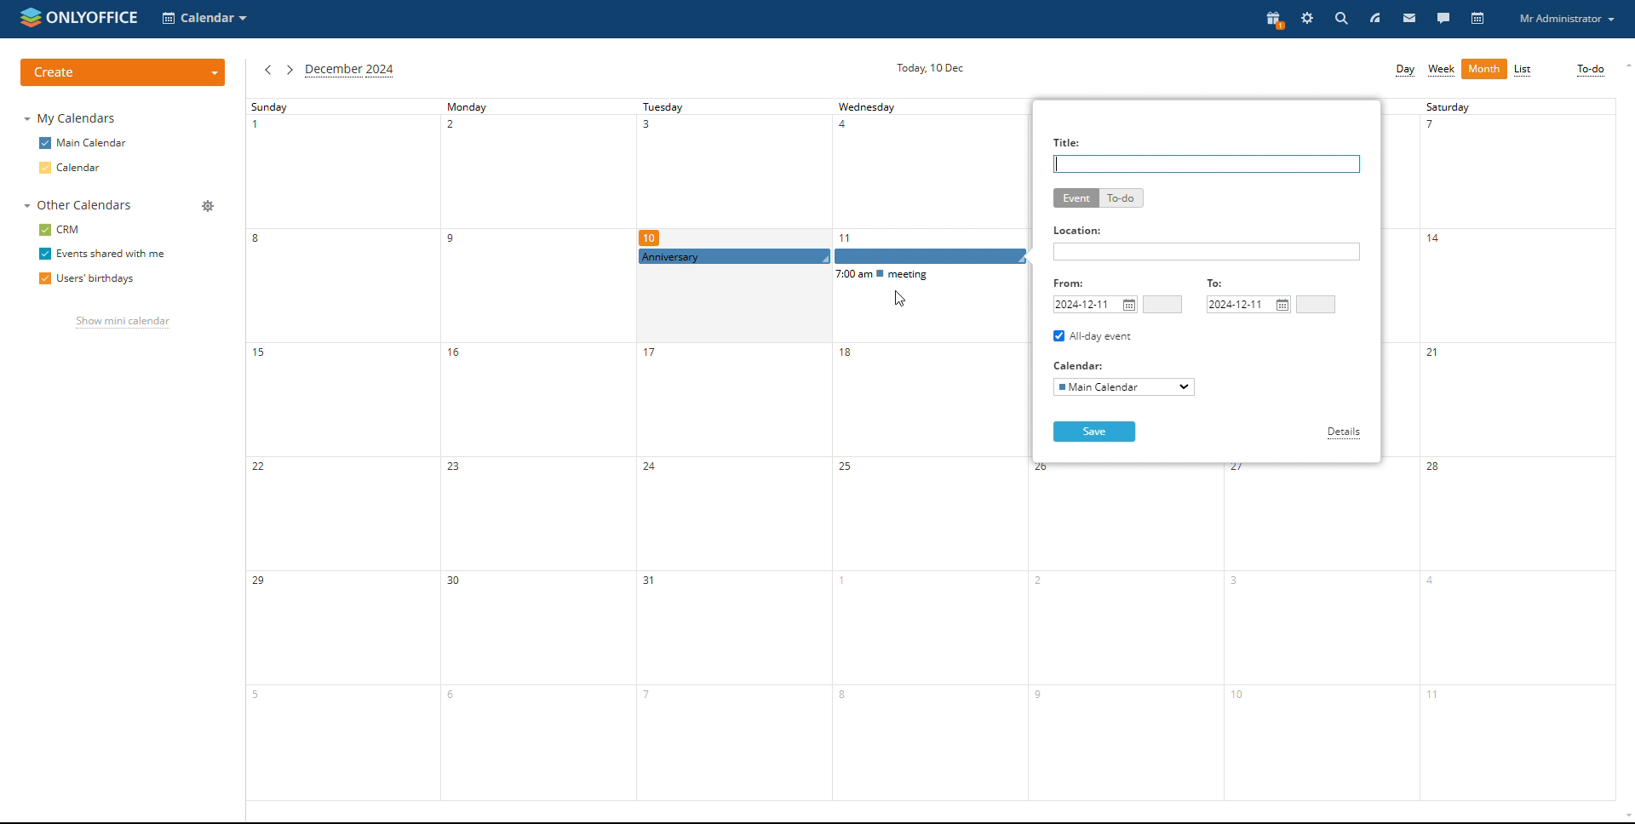  What do you see at coordinates (1443, 20) in the screenshot?
I see `talk` at bounding box center [1443, 20].